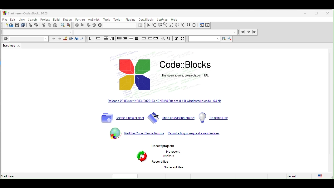 This screenshot has height=188, width=334. Describe the element at coordinates (68, 20) in the screenshot. I see `debug` at that location.